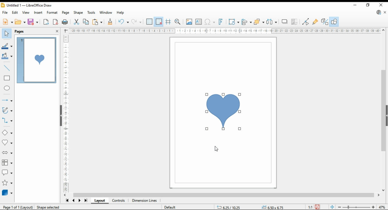 The height and width of the screenshot is (210, 388). What do you see at coordinates (259, 22) in the screenshot?
I see `arrange` at bounding box center [259, 22].